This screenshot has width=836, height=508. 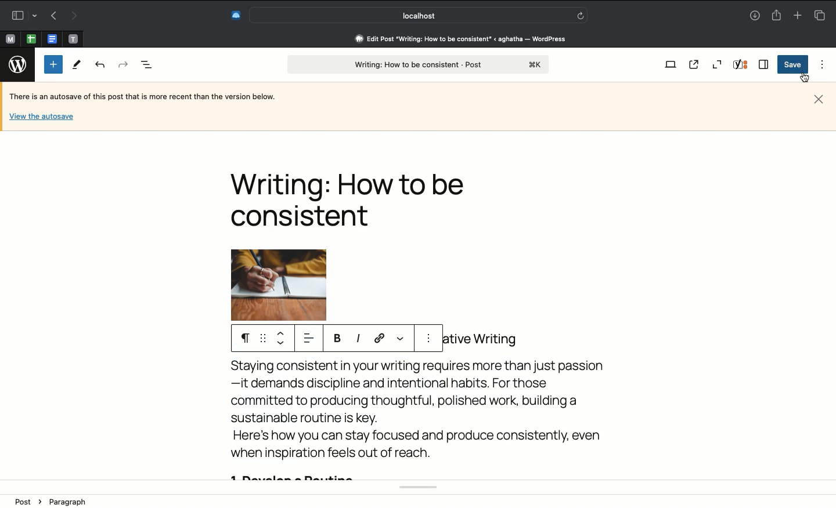 What do you see at coordinates (23, 14) in the screenshot?
I see `Sidebar` at bounding box center [23, 14].